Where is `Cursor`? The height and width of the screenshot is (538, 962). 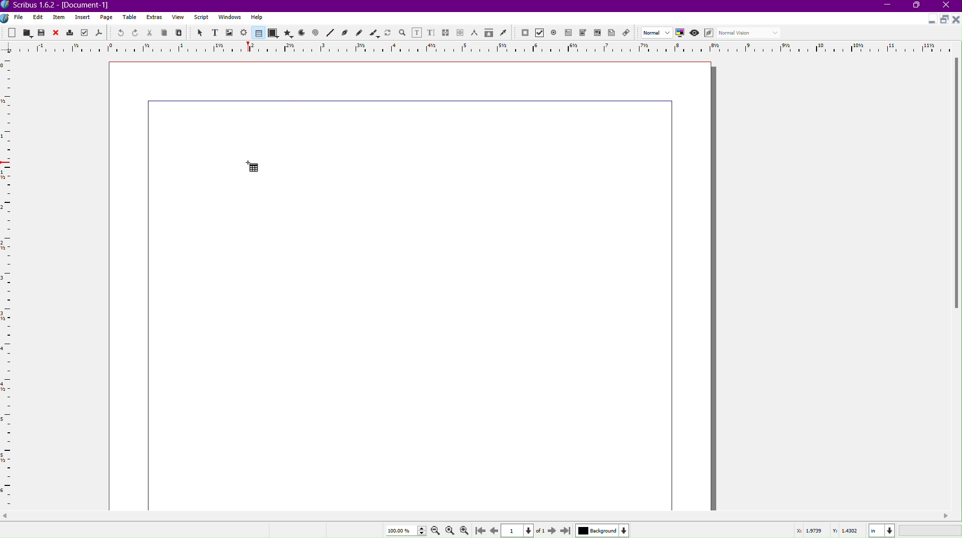 Cursor is located at coordinates (249, 166).